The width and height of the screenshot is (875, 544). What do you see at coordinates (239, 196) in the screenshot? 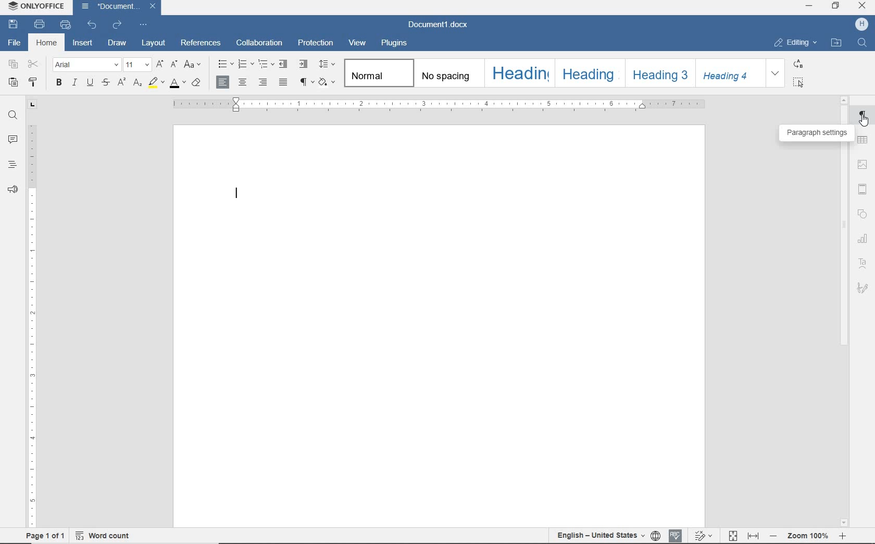
I see `Text cursor` at bounding box center [239, 196].